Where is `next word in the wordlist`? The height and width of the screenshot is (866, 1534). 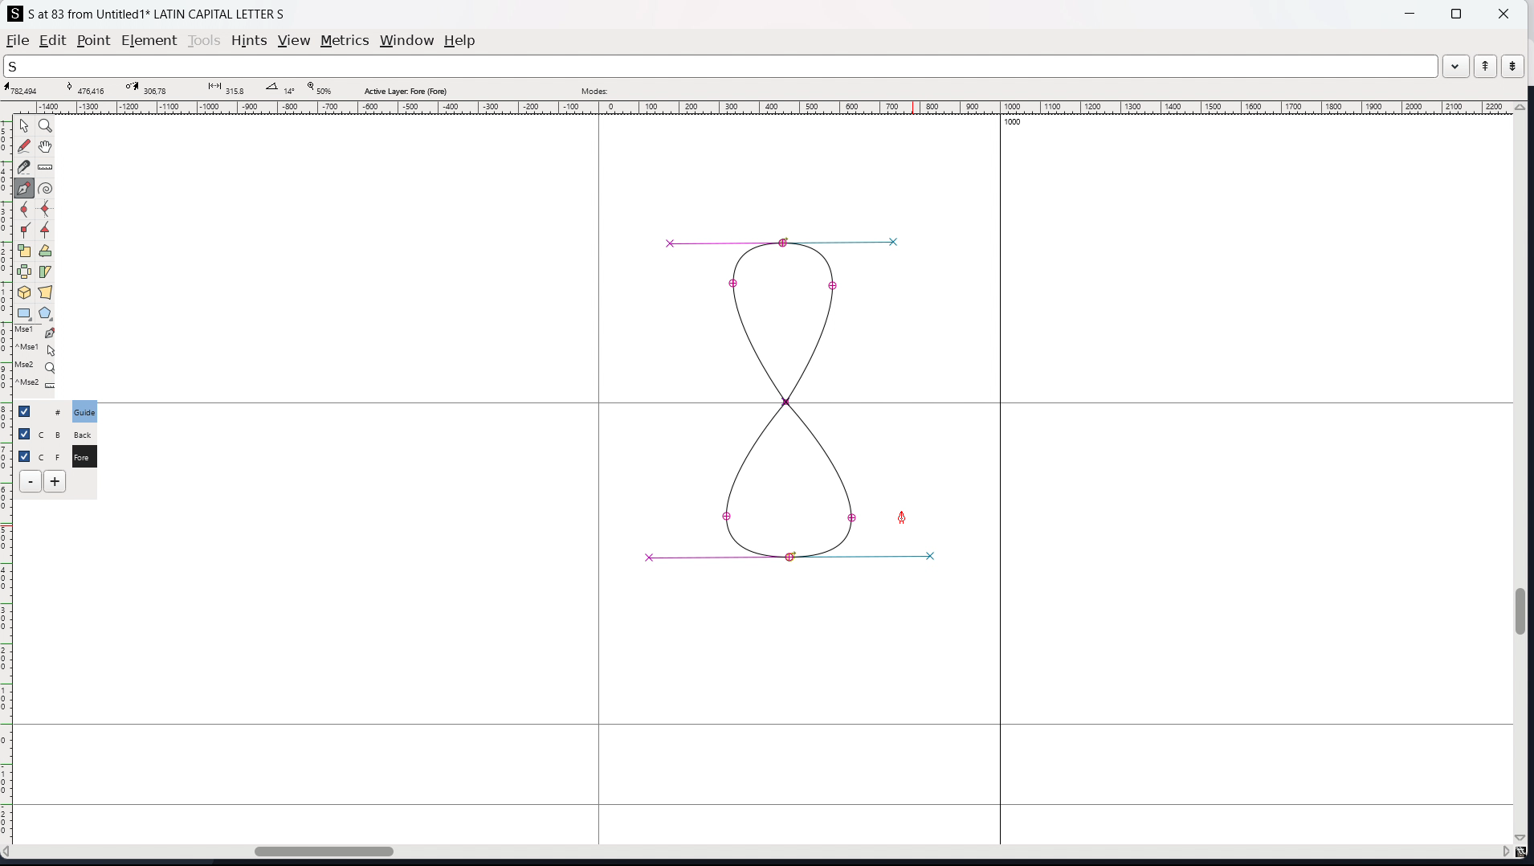 next word in the wordlist is located at coordinates (1512, 65).